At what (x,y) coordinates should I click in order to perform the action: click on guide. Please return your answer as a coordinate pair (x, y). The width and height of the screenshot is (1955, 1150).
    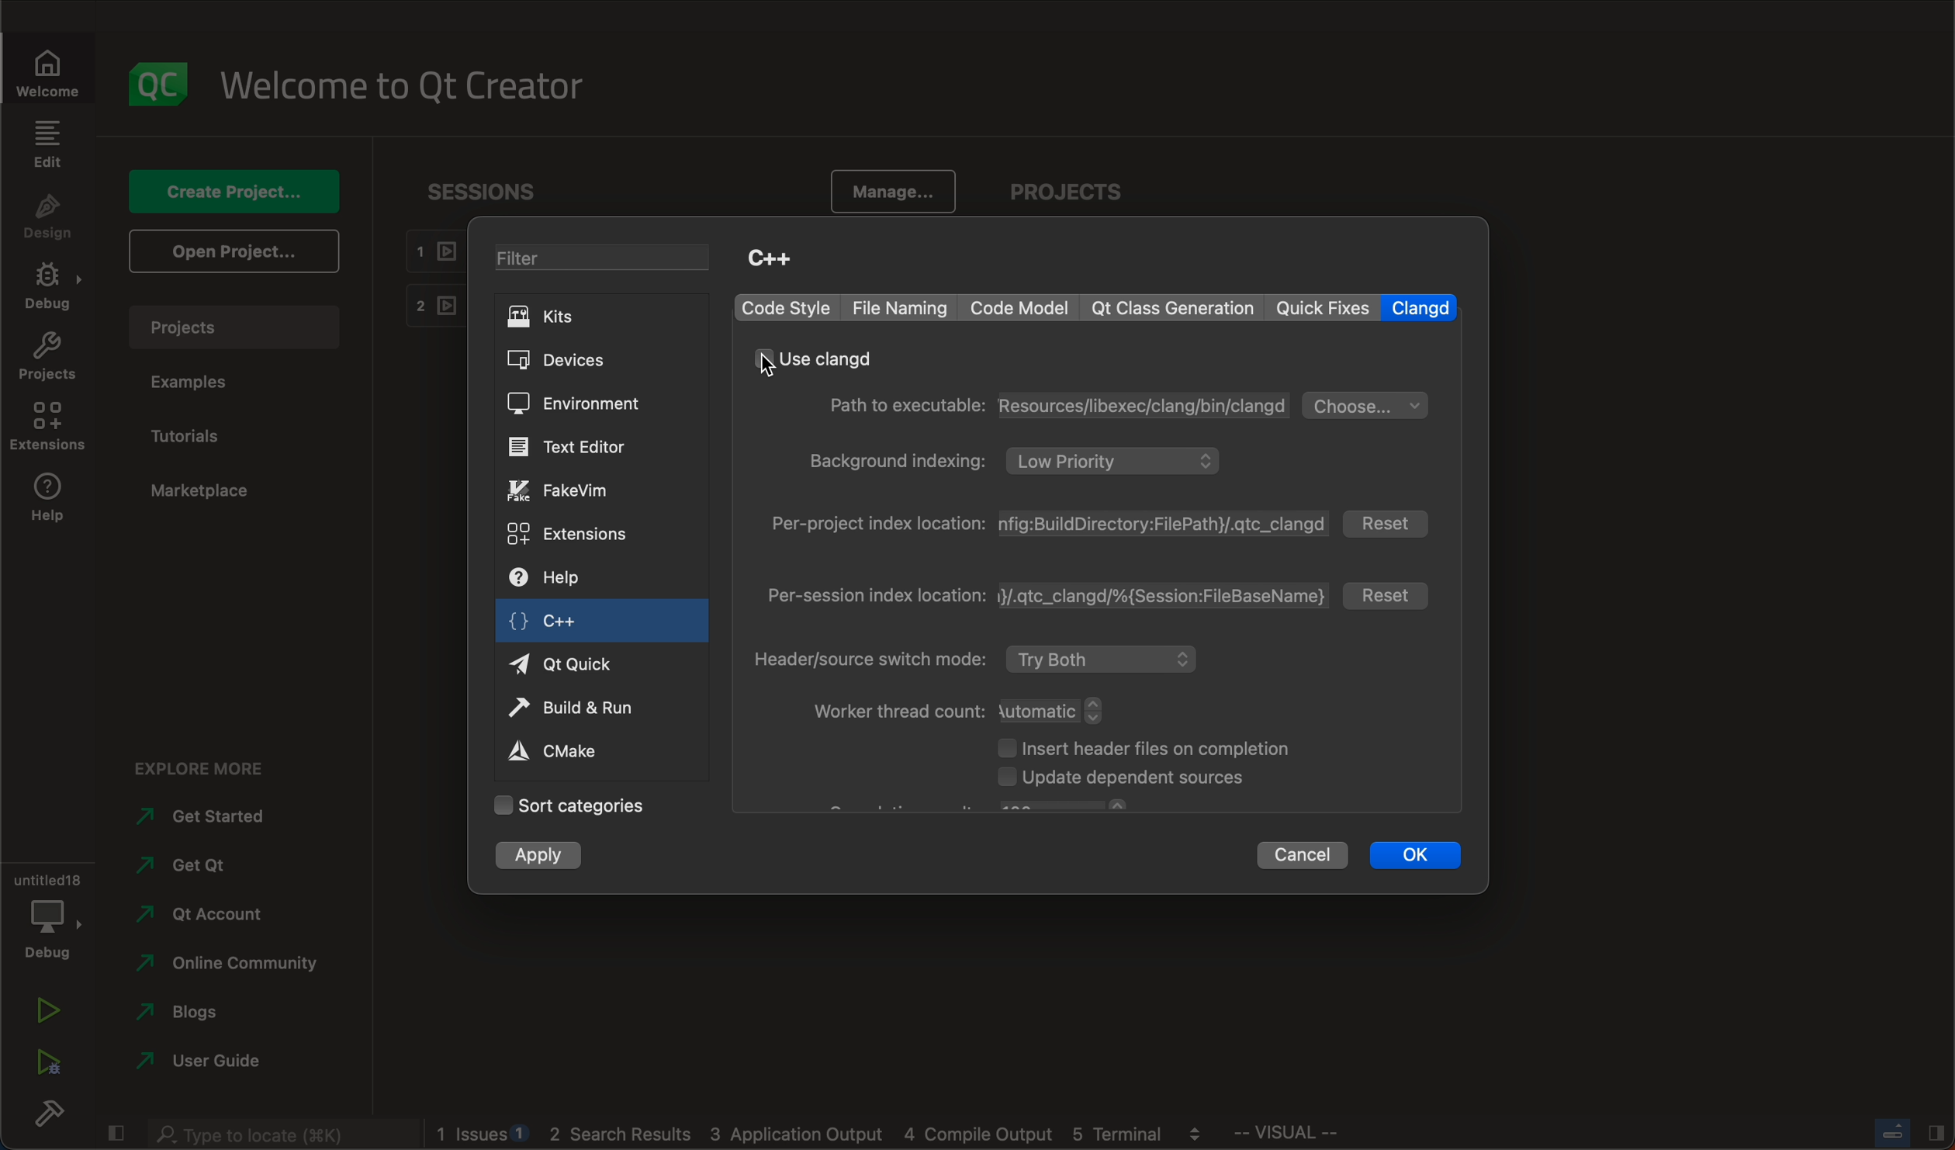
    Looking at the image, I should click on (205, 1058).